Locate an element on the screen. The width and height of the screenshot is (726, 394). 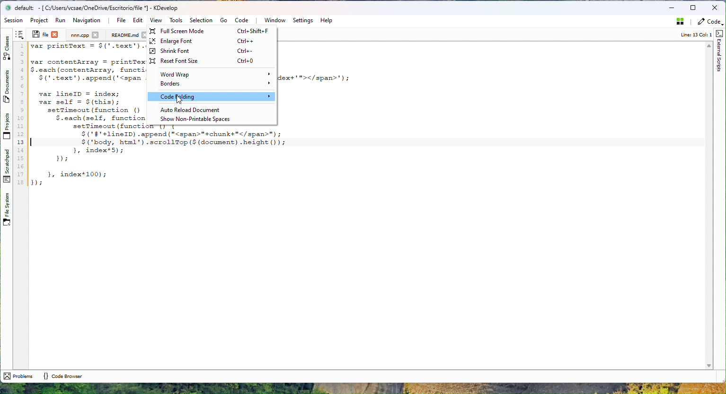
close is located at coordinates (95, 34).